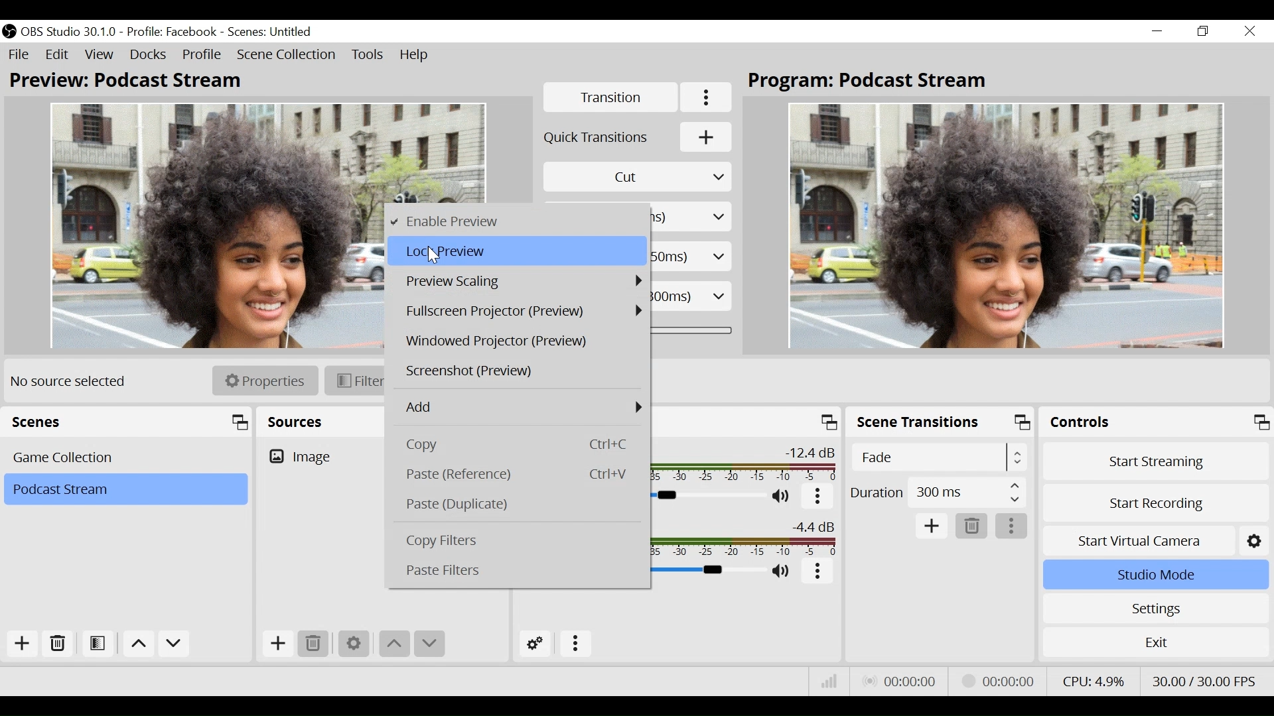 This screenshot has height=716, width=1274. Describe the element at coordinates (352, 643) in the screenshot. I see `Settings` at that location.